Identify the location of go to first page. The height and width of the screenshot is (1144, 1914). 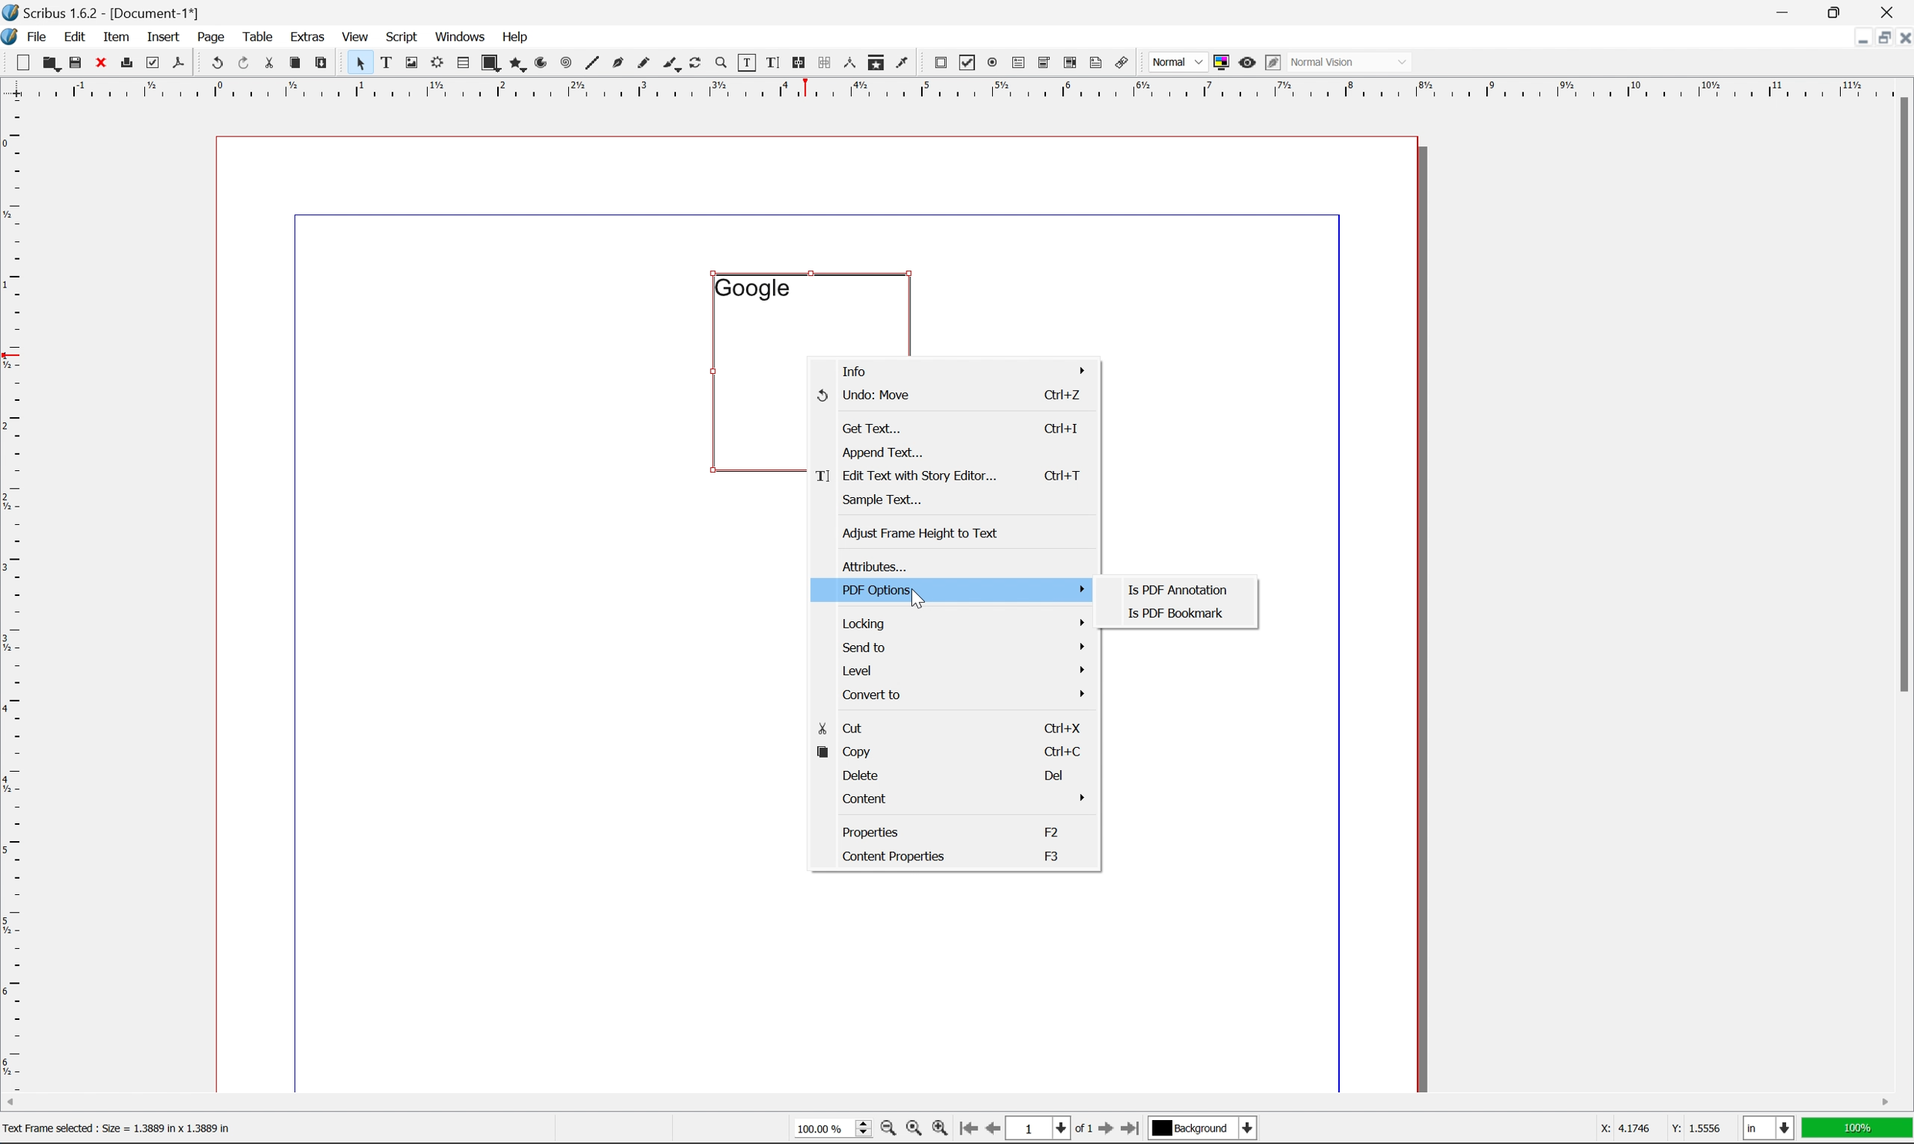
(966, 1129).